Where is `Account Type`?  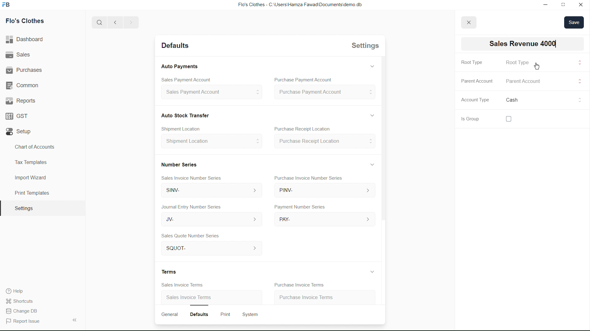 Account Type is located at coordinates (474, 101).